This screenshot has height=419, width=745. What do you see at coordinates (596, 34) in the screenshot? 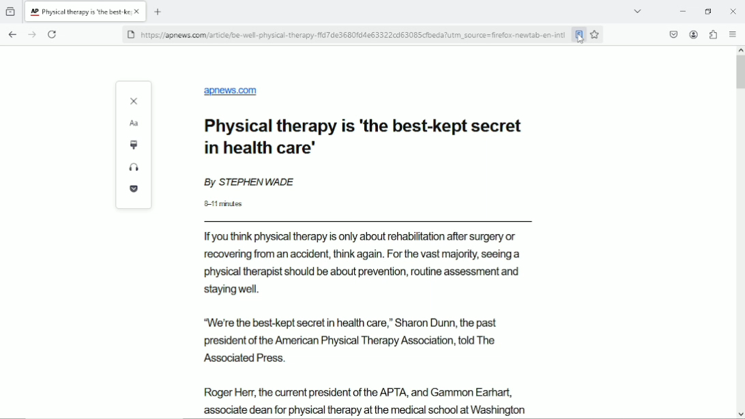
I see `bookmark this page` at bounding box center [596, 34].